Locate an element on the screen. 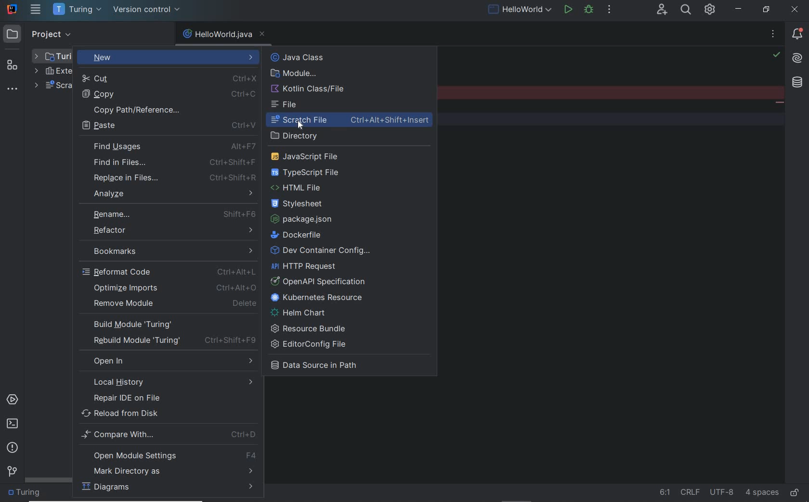 Image resolution: width=809 pixels, height=502 pixels. scrollbar is located at coordinates (50, 480).